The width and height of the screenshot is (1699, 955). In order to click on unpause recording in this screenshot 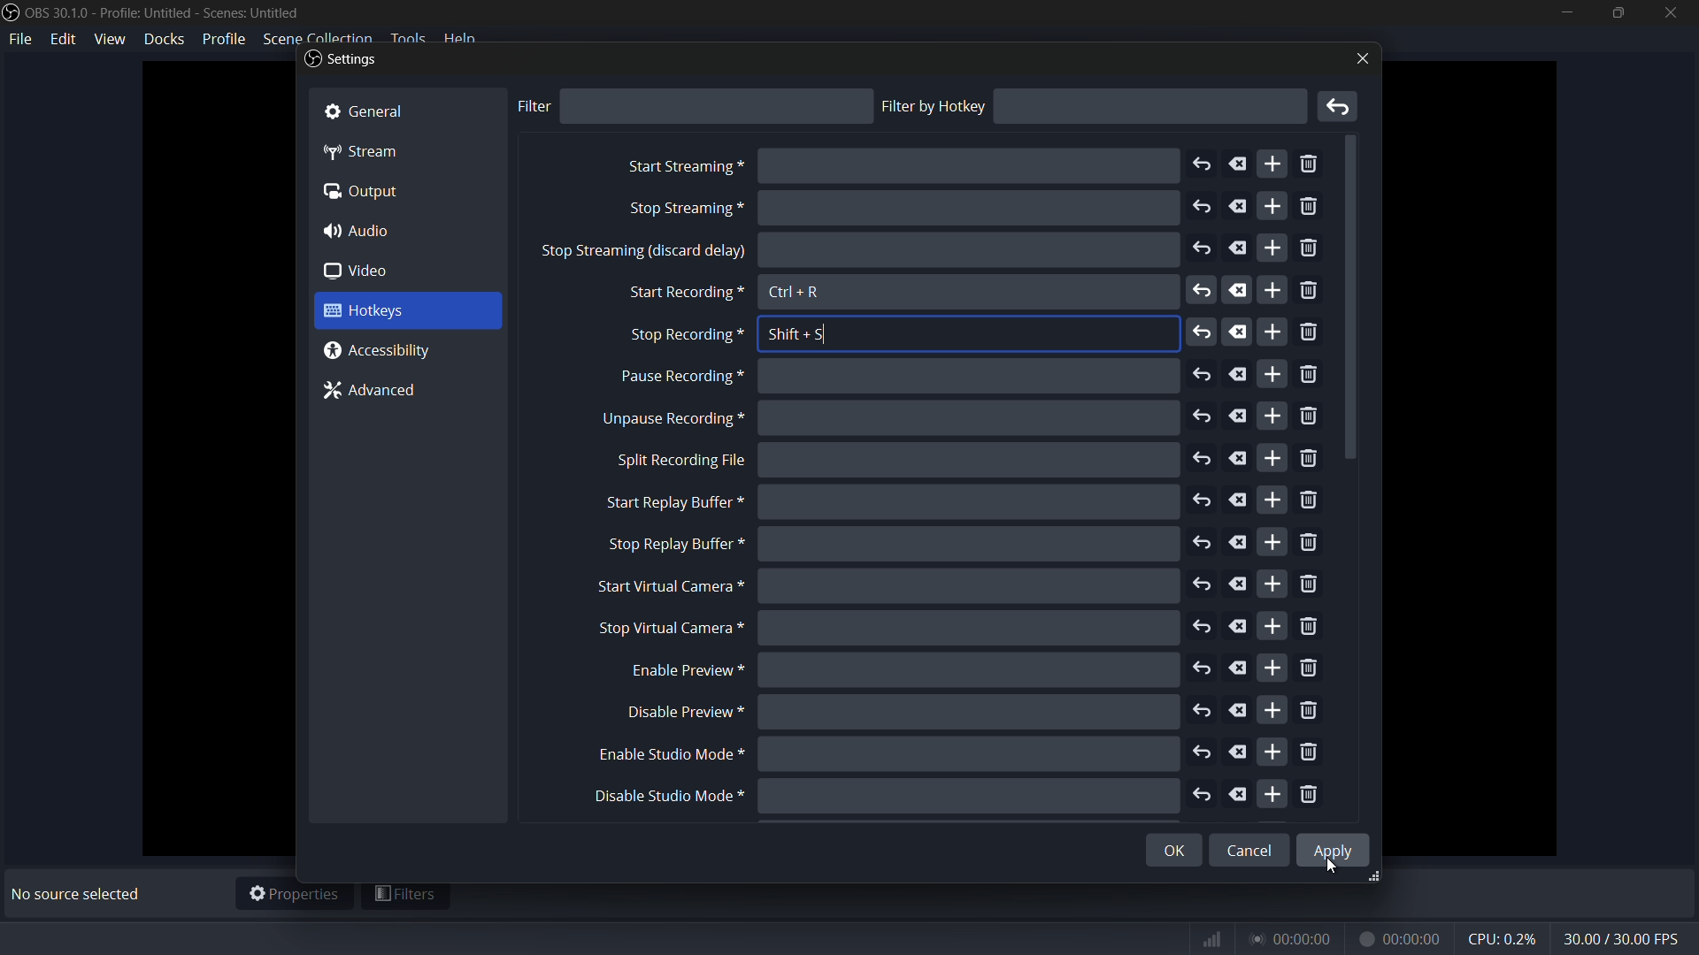, I will do `click(671, 419)`.